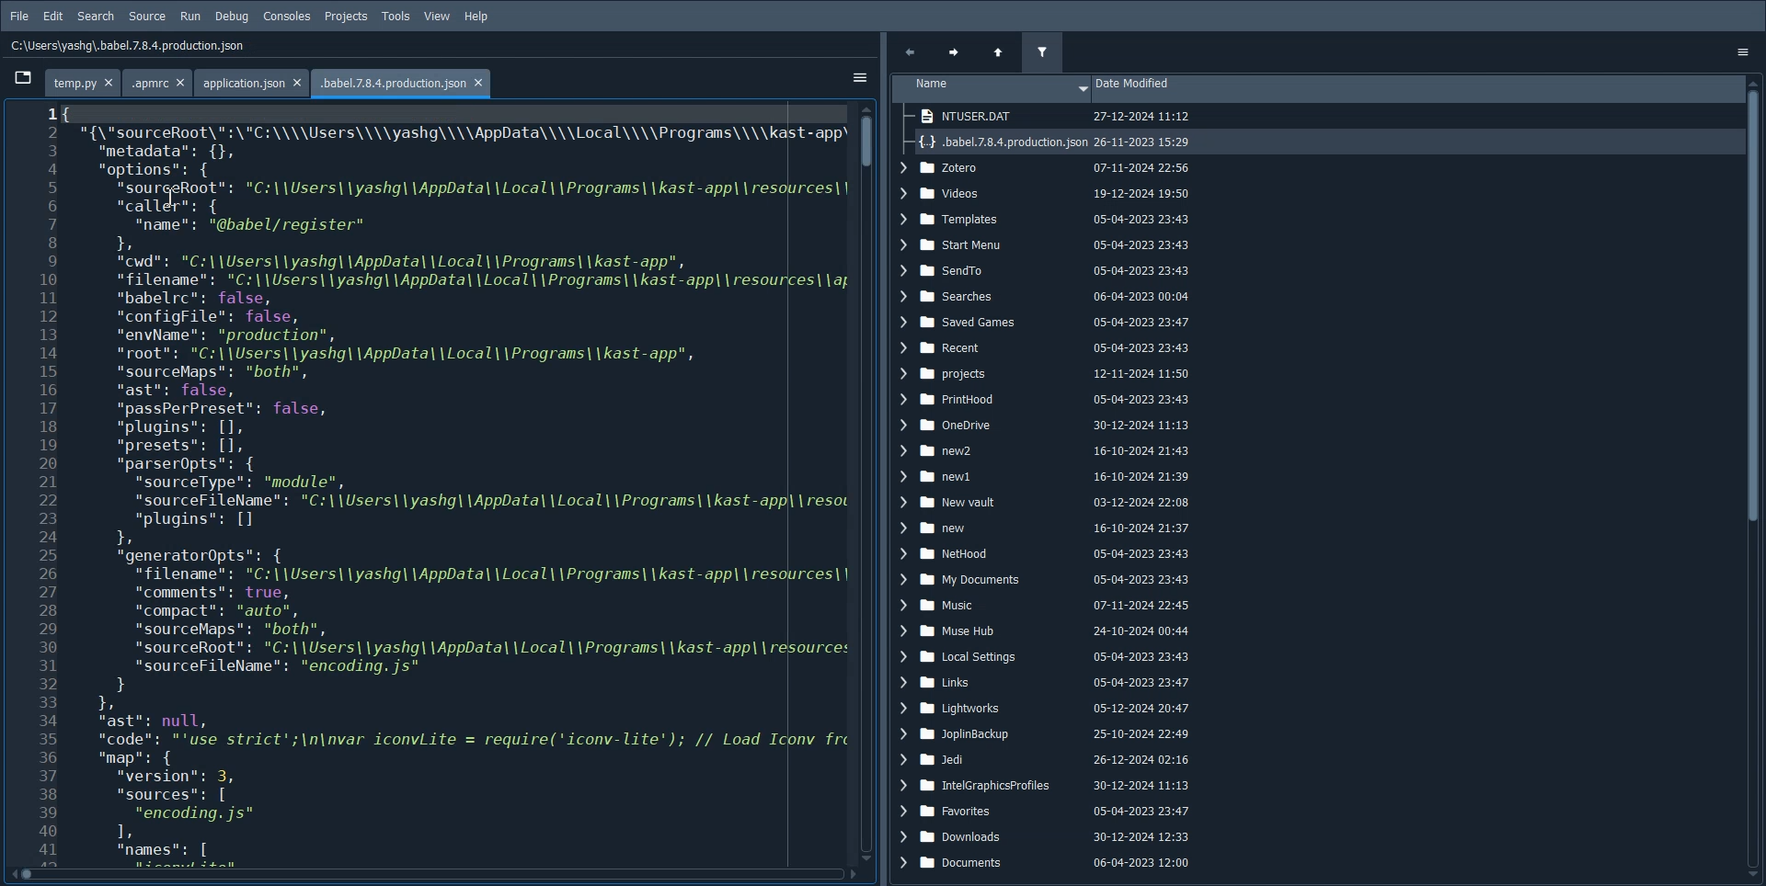  What do you see at coordinates (29, 484) in the screenshot?
I see `Line number` at bounding box center [29, 484].